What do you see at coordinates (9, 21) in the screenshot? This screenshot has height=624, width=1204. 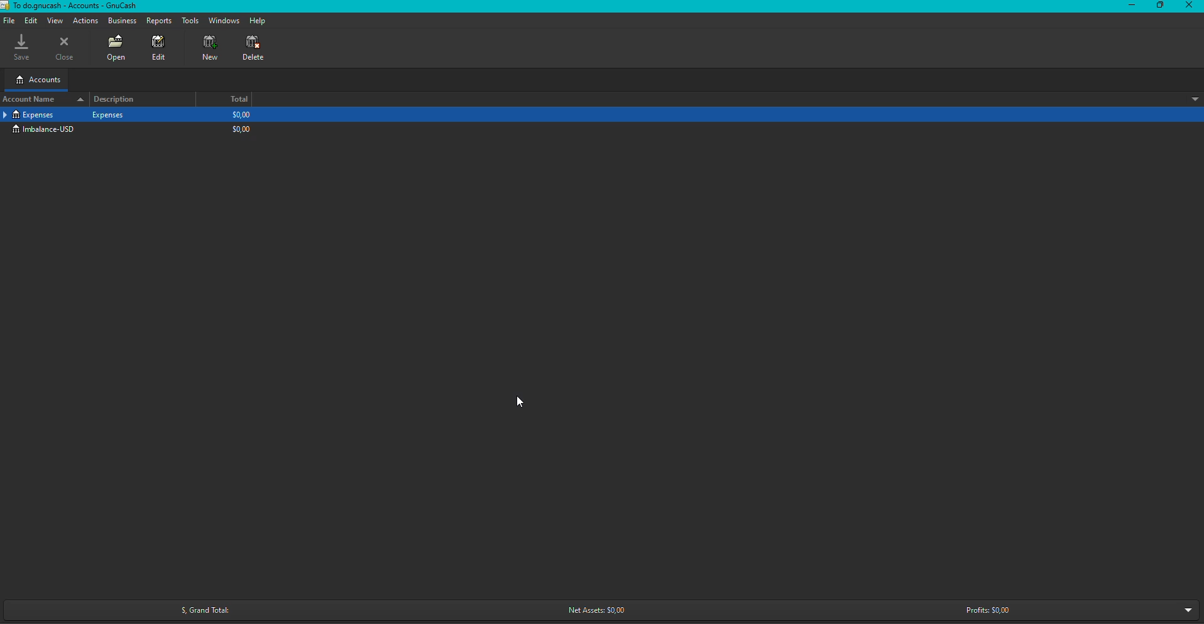 I see `Navigation` at bounding box center [9, 21].